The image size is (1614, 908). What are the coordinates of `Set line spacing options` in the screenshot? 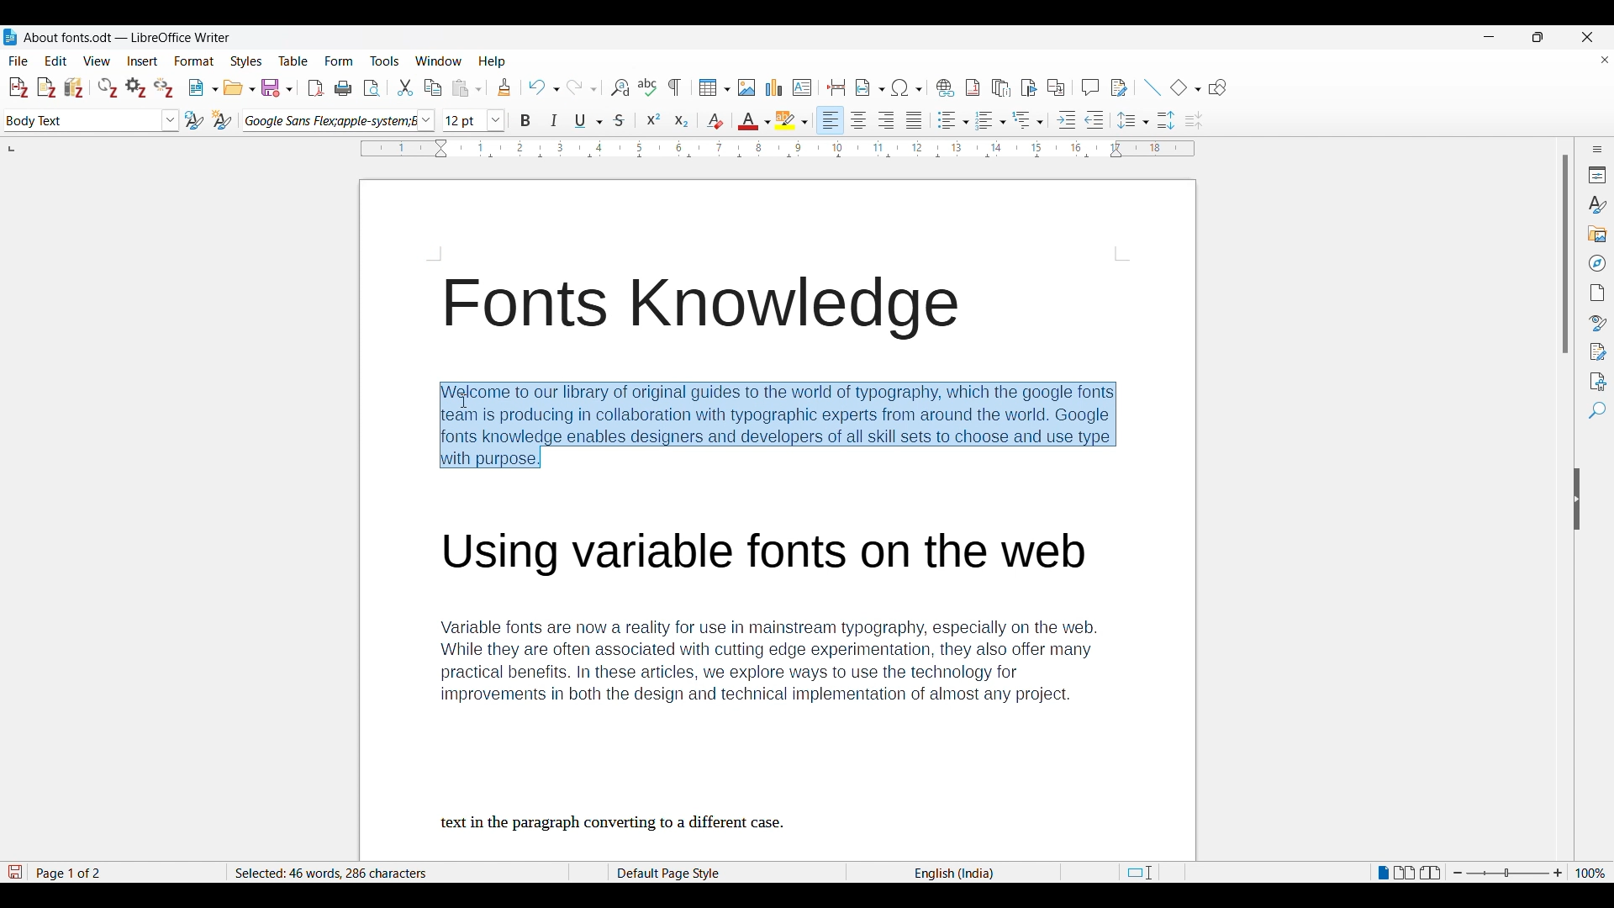 It's located at (1133, 120).